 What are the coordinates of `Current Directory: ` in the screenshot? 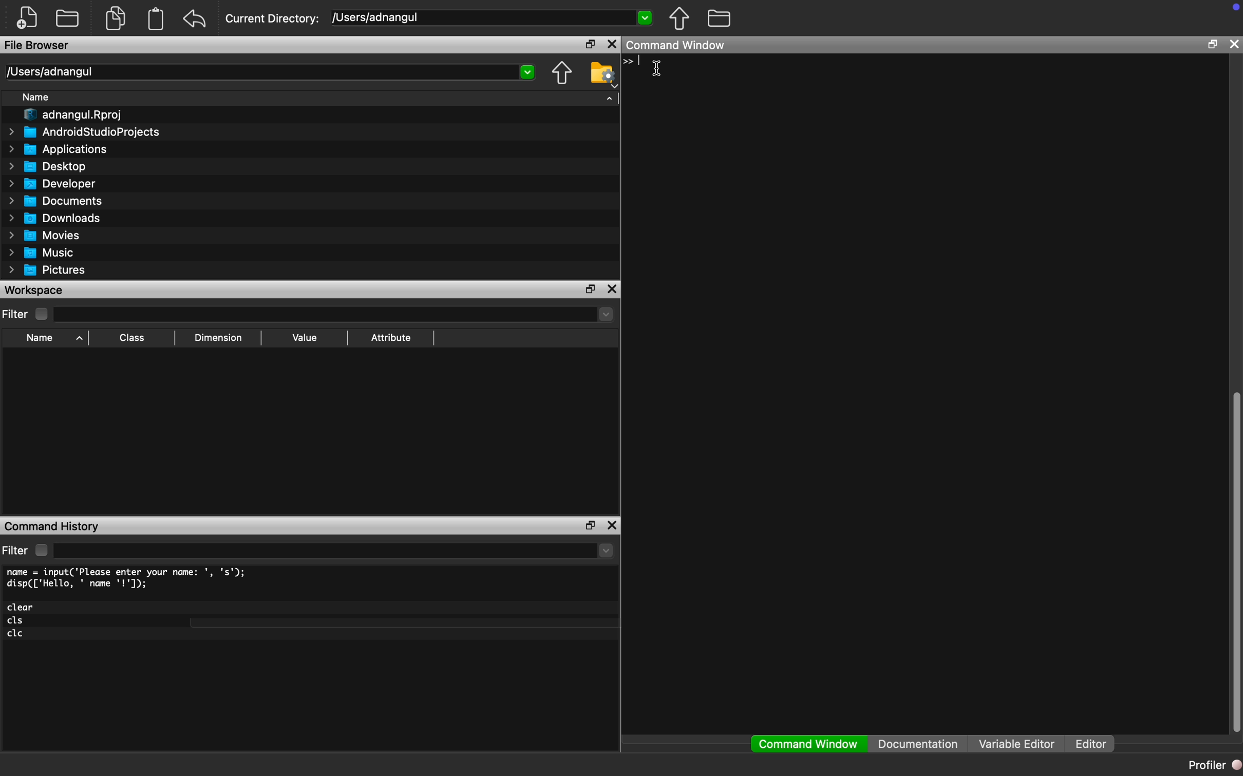 It's located at (273, 19).